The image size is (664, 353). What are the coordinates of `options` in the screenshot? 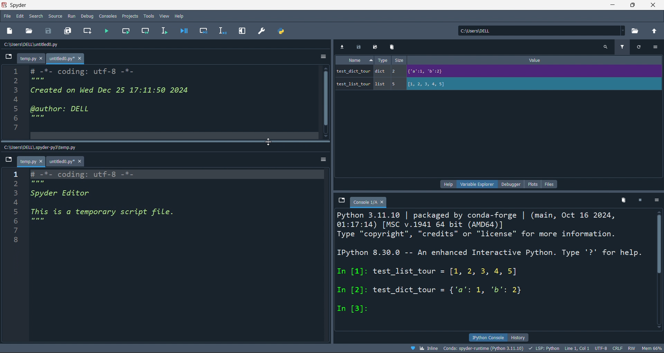 It's located at (321, 55).